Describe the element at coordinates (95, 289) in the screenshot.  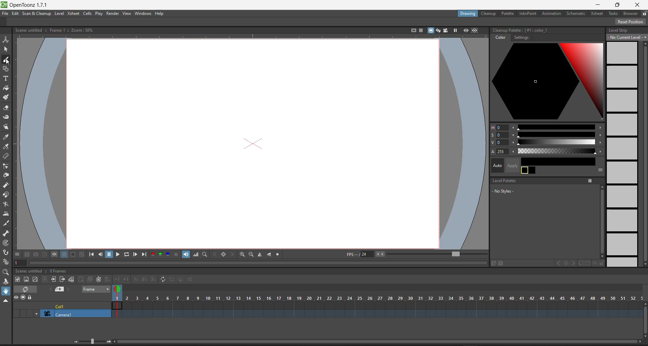
I see `frame selector` at that location.